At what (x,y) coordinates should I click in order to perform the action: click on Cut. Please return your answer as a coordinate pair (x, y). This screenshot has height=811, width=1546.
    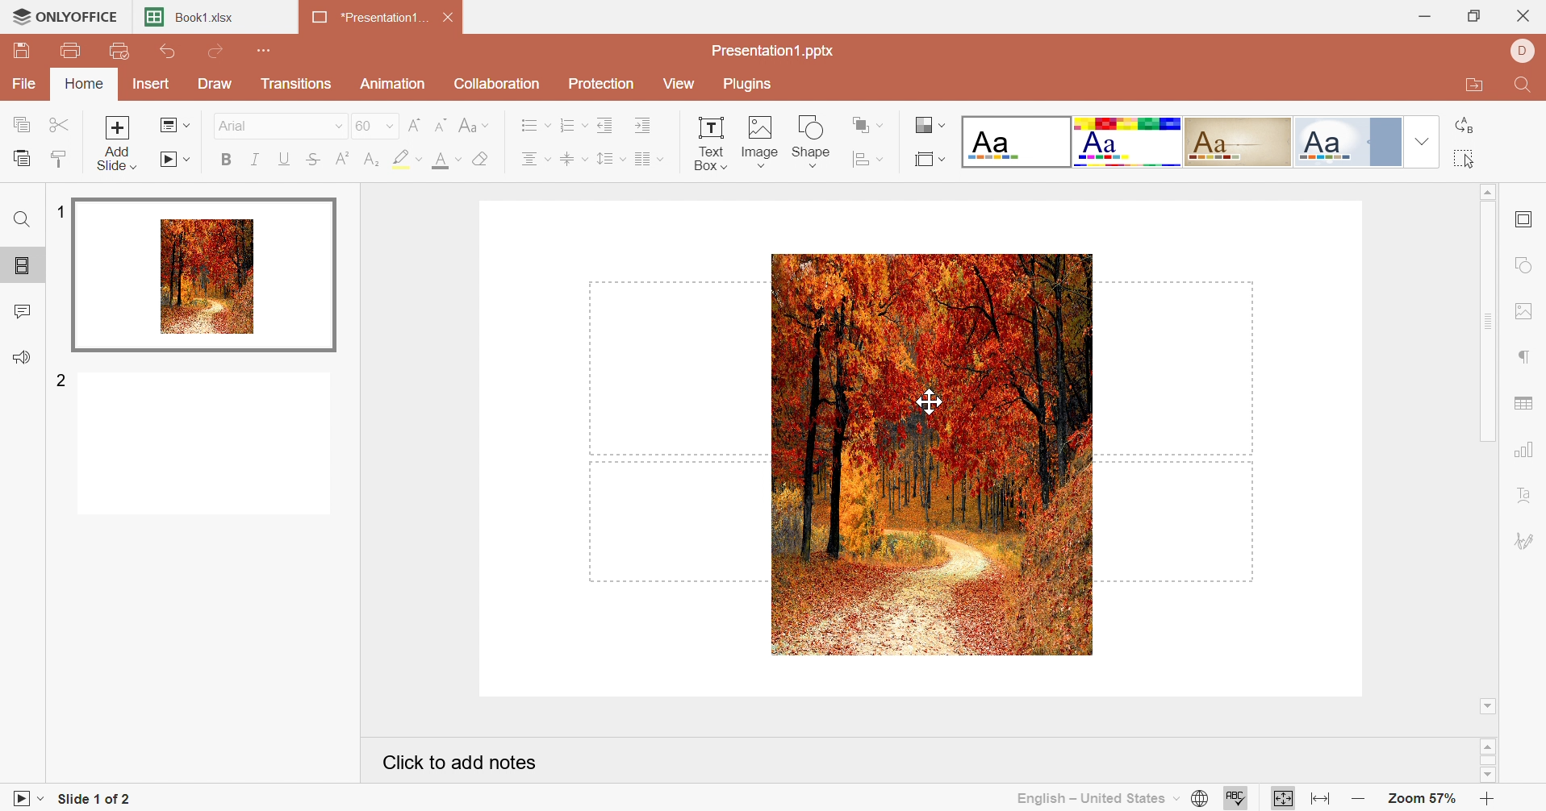
    Looking at the image, I should click on (59, 124).